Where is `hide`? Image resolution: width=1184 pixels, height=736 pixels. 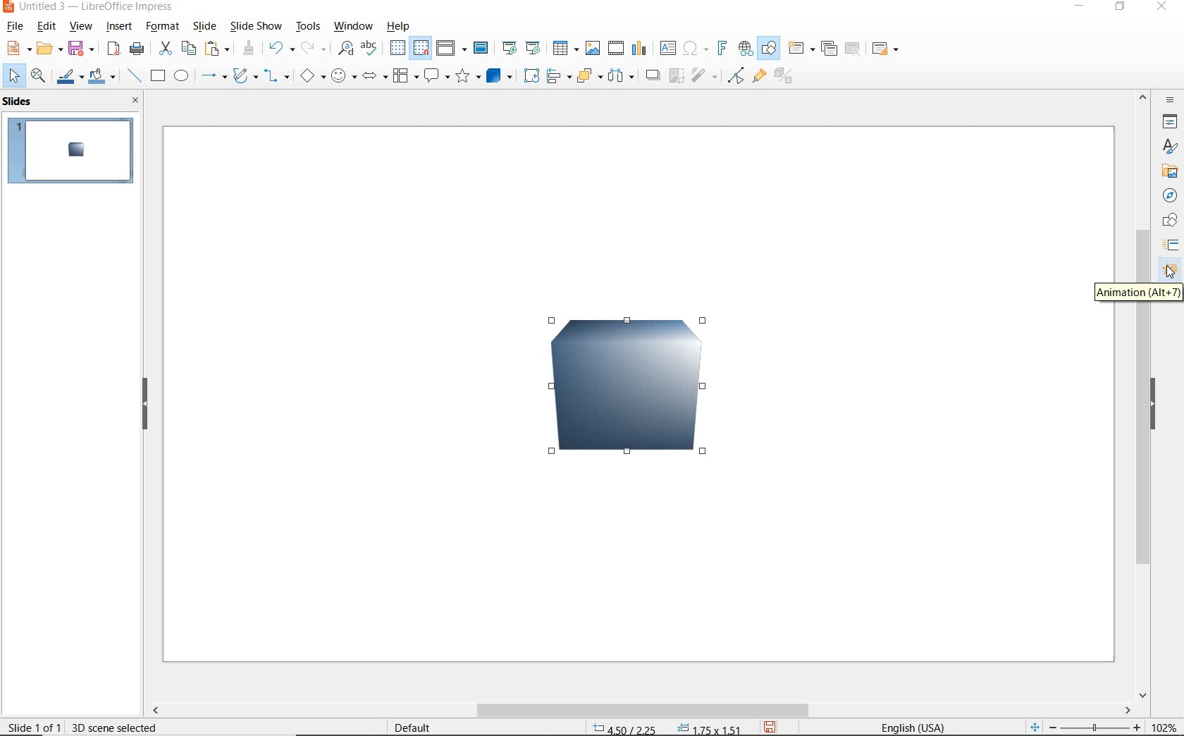
hide is located at coordinates (146, 407).